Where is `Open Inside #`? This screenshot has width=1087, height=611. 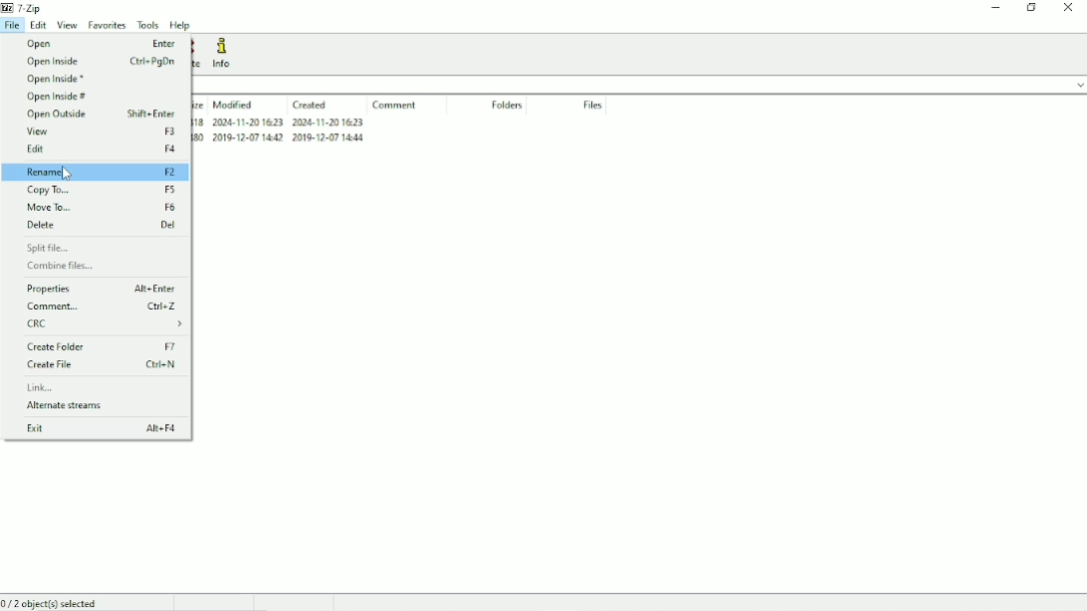
Open Inside # is located at coordinates (58, 98).